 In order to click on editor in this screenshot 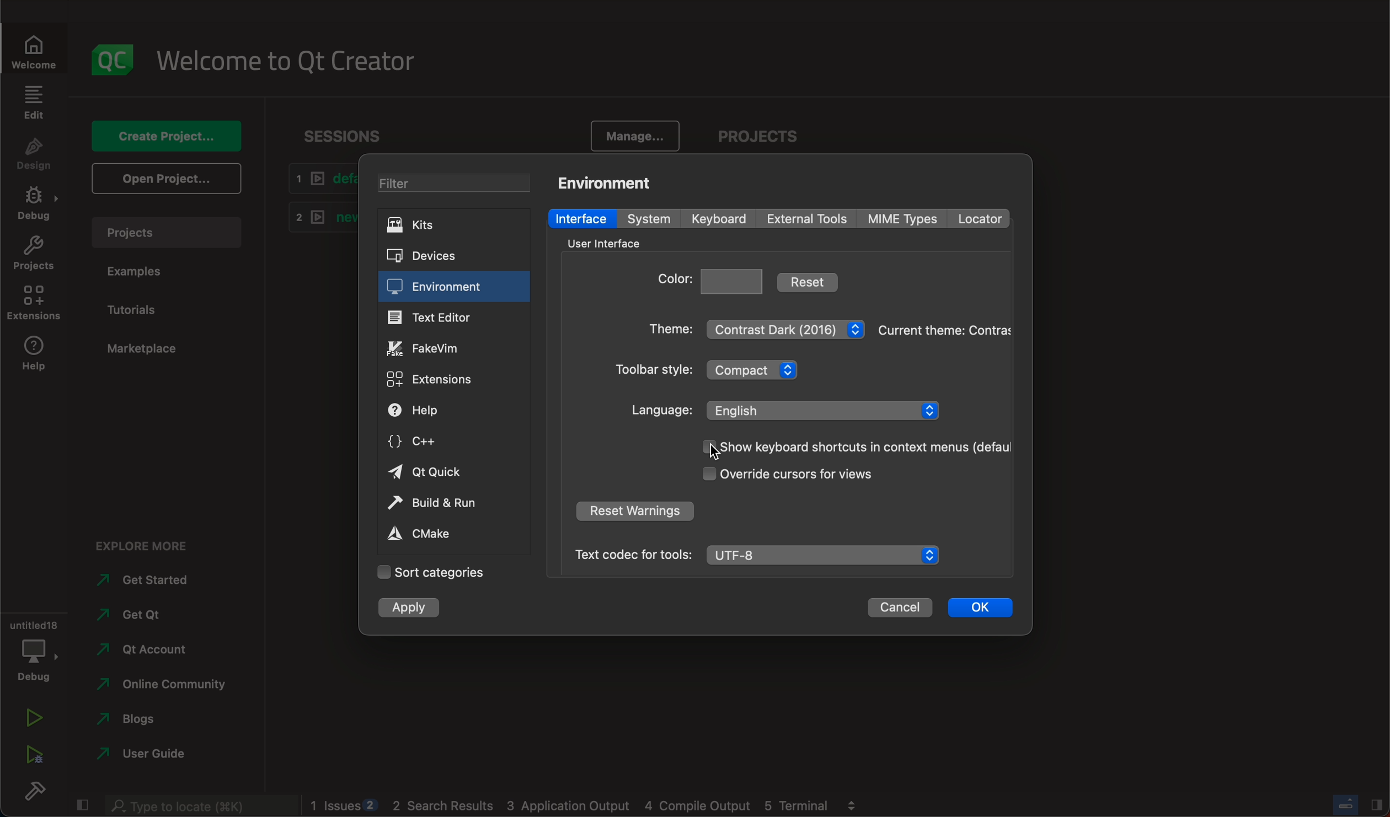, I will do `click(436, 319)`.